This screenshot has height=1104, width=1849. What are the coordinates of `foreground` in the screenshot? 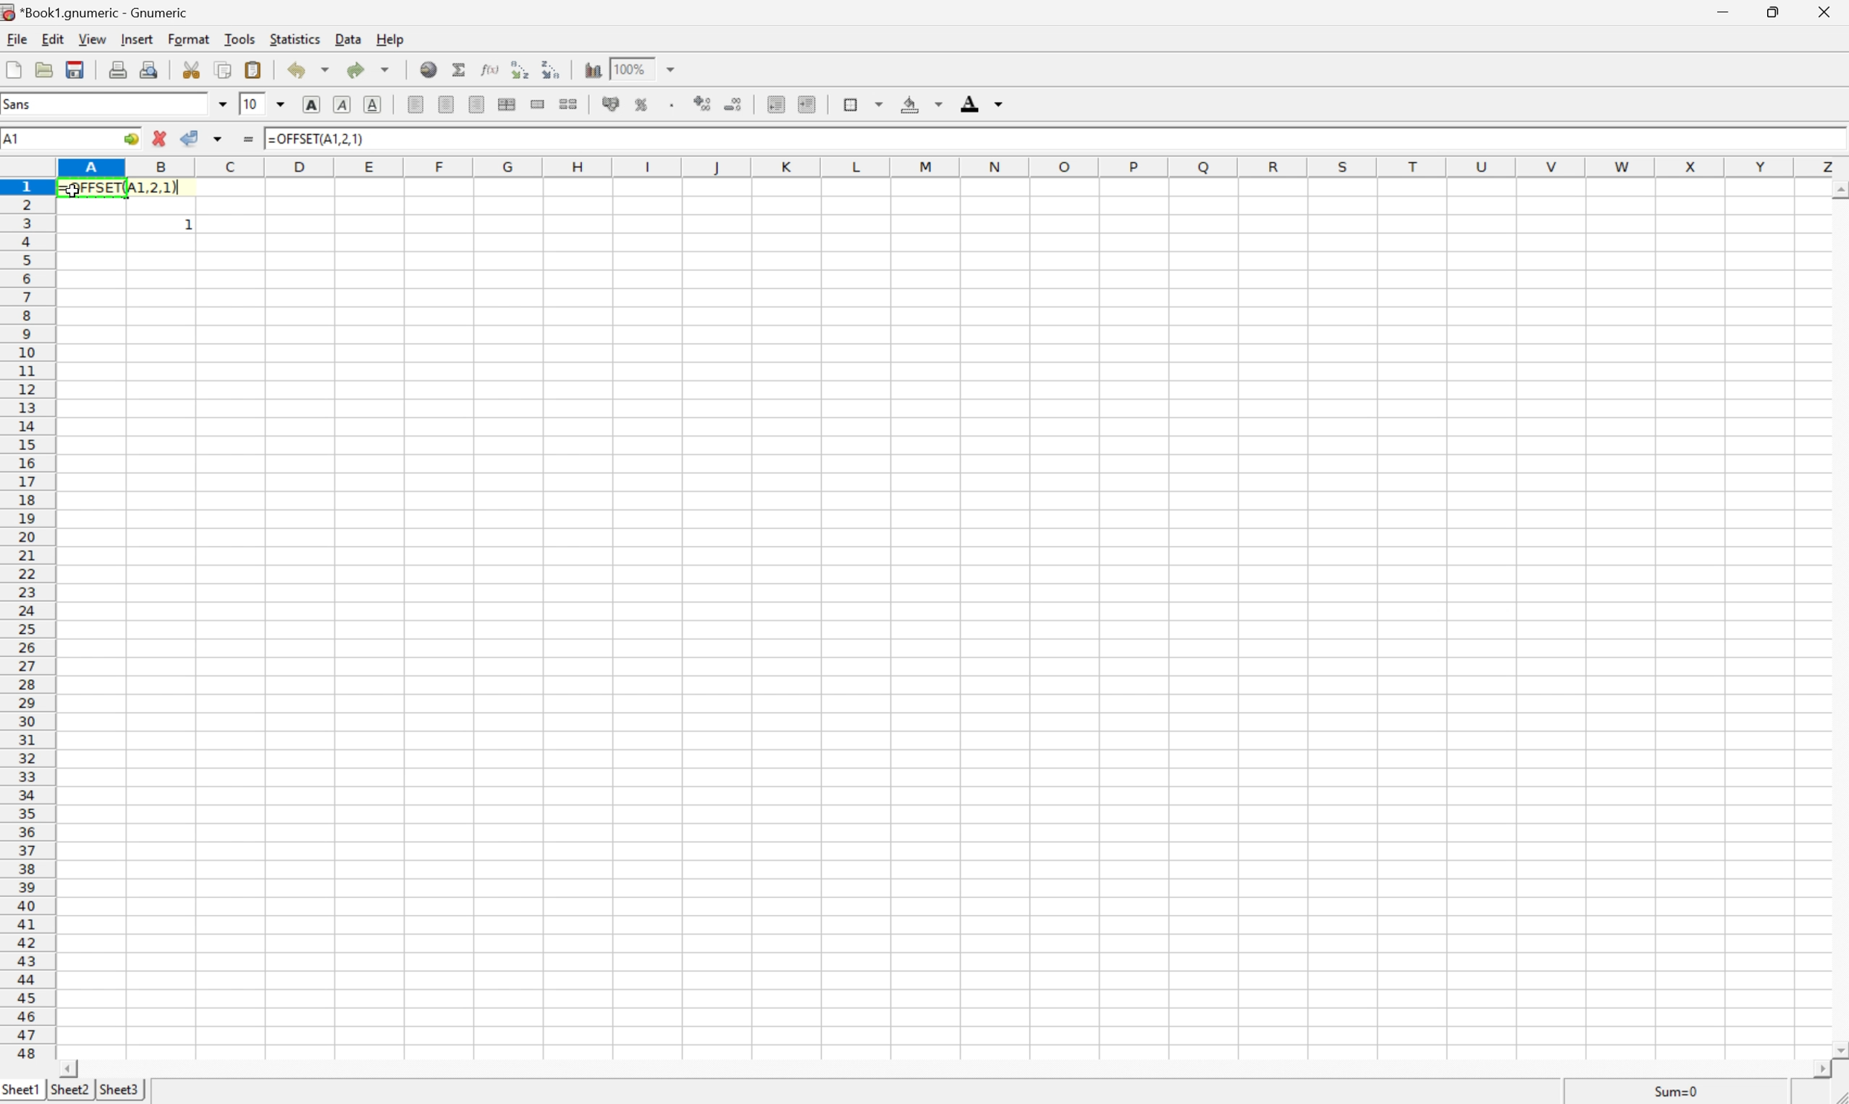 It's located at (981, 103).